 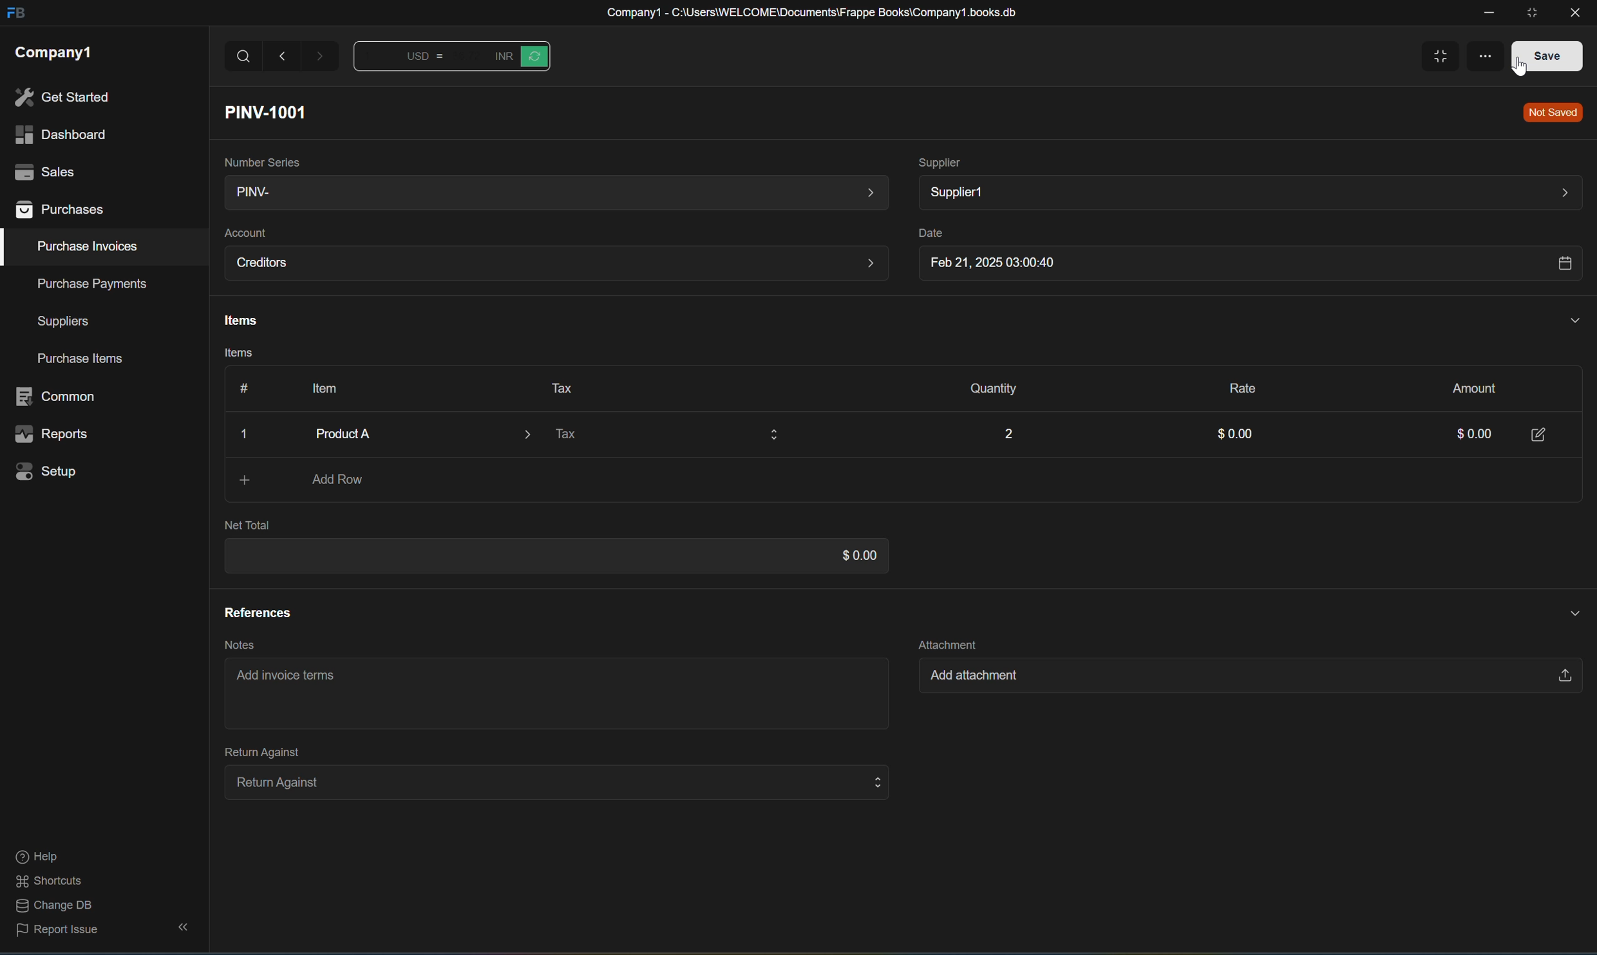 What do you see at coordinates (36, 858) in the screenshot?
I see `help` at bounding box center [36, 858].